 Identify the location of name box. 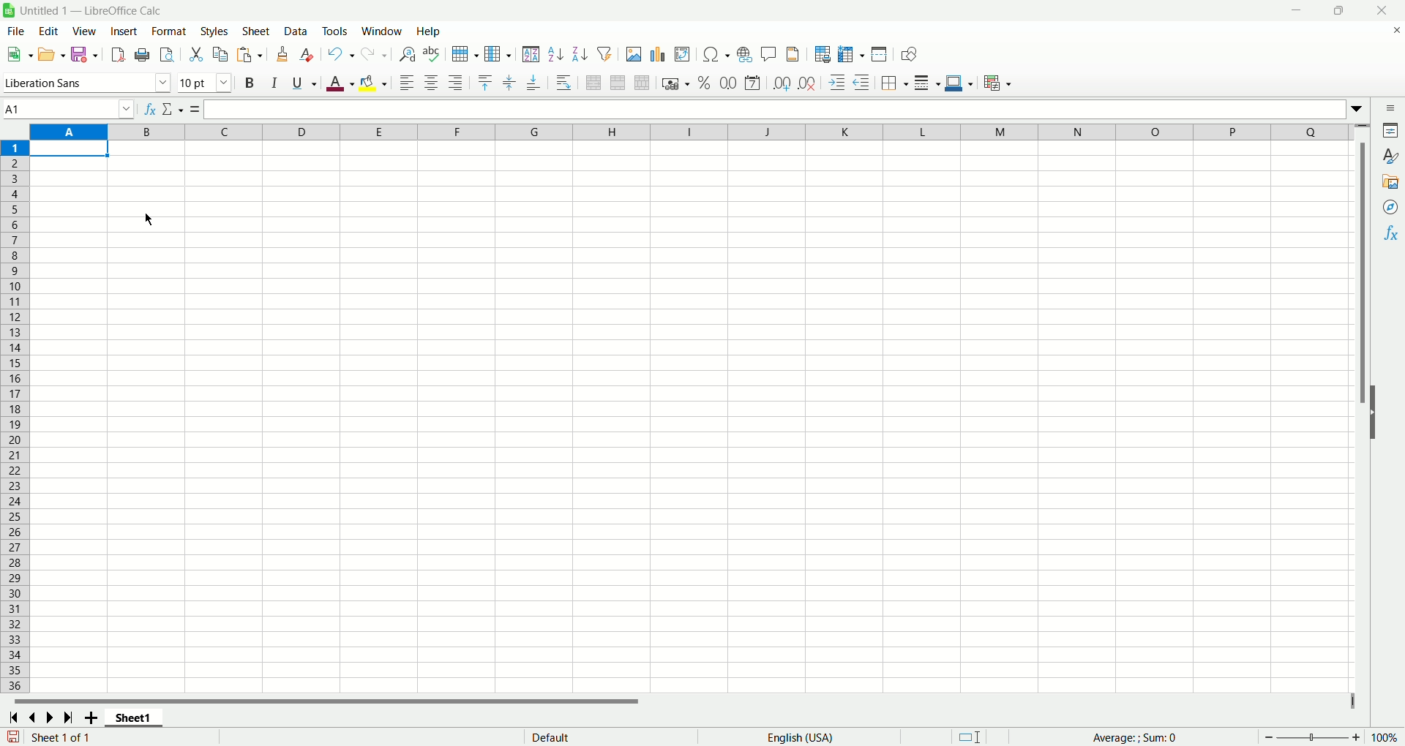
(70, 107).